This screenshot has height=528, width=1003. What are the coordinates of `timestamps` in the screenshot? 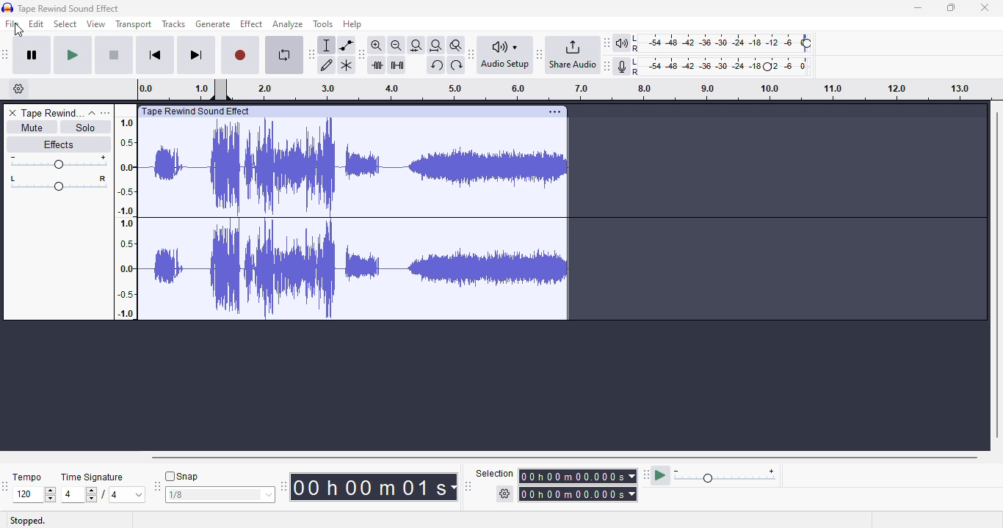 It's located at (125, 217).